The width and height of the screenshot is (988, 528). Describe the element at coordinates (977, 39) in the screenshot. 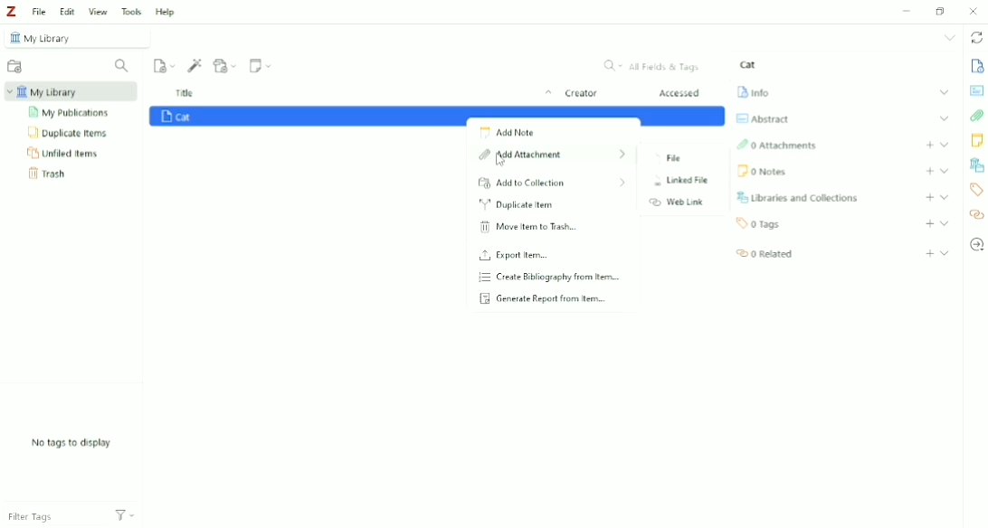

I see `Sync` at that location.